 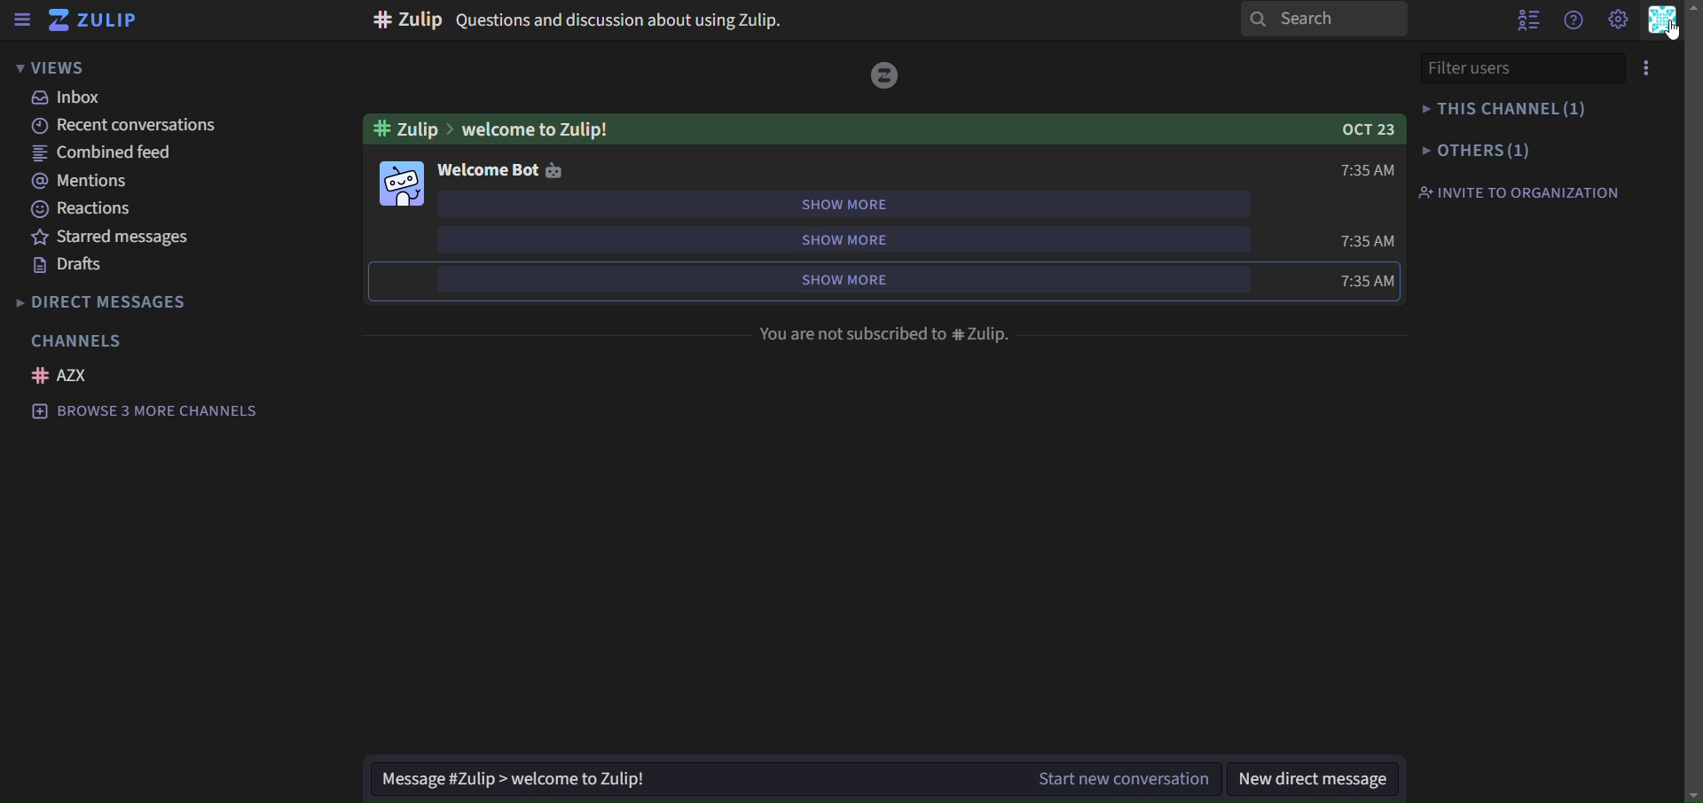 I want to click on #zulip>welcome to Zulip, so click(x=507, y=126).